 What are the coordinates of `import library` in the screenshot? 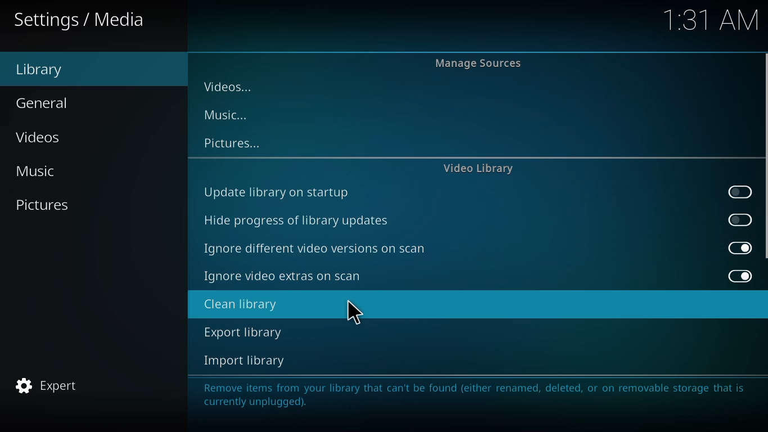 It's located at (245, 361).